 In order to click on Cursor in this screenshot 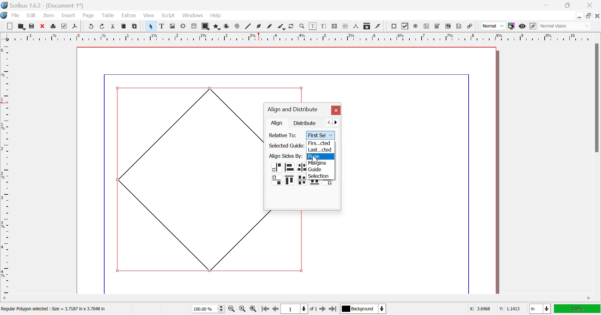, I will do `click(198, 18)`.